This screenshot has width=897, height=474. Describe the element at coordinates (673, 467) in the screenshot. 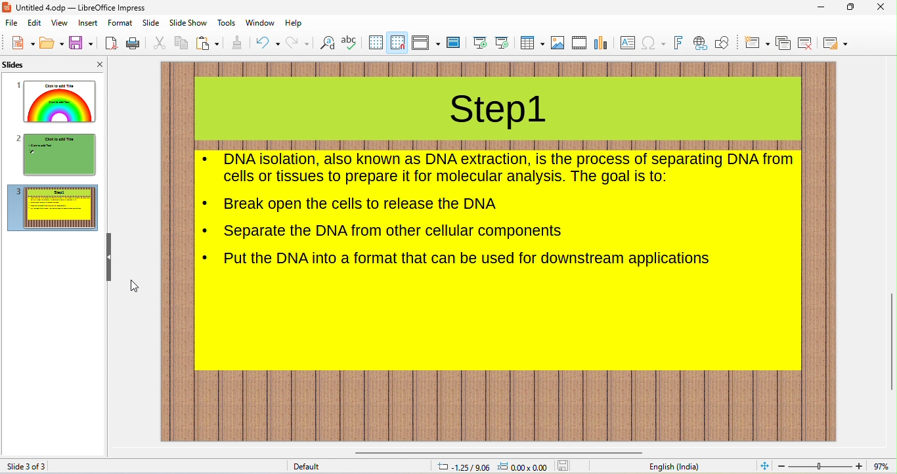

I see `english` at that location.